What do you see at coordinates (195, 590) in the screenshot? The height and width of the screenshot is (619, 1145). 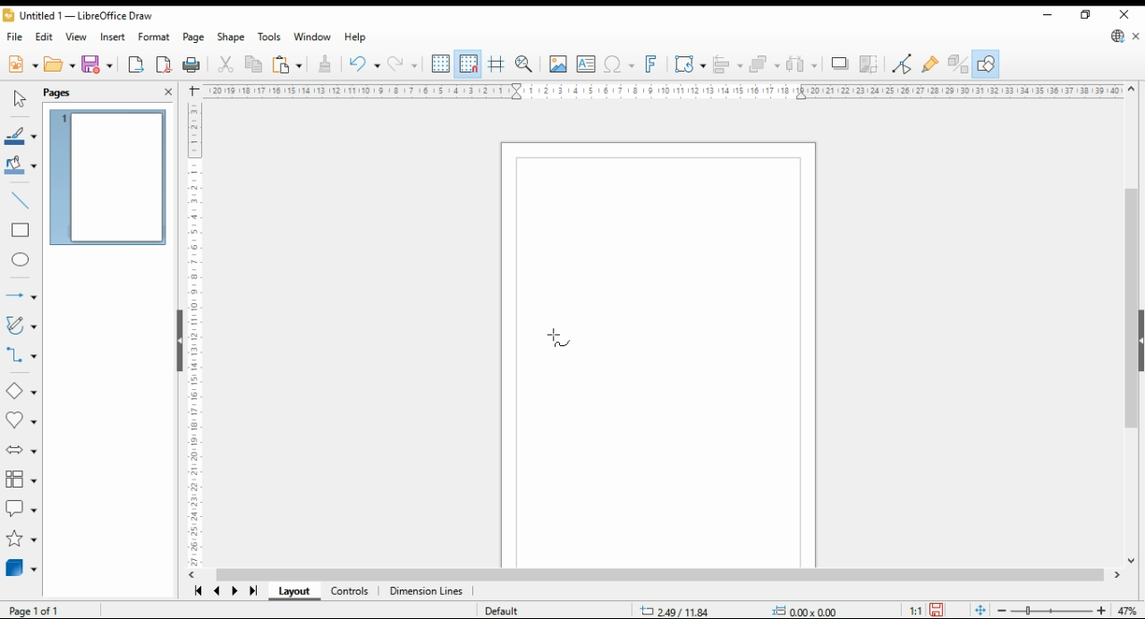 I see `first page` at bounding box center [195, 590].